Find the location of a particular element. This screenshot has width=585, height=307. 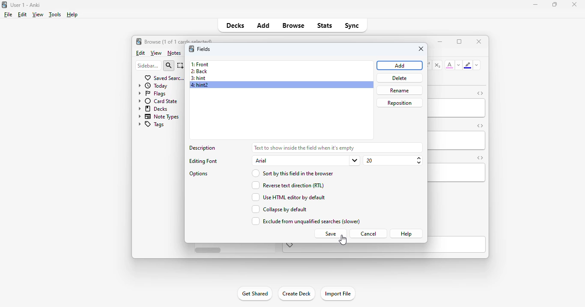

edit is located at coordinates (141, 53).